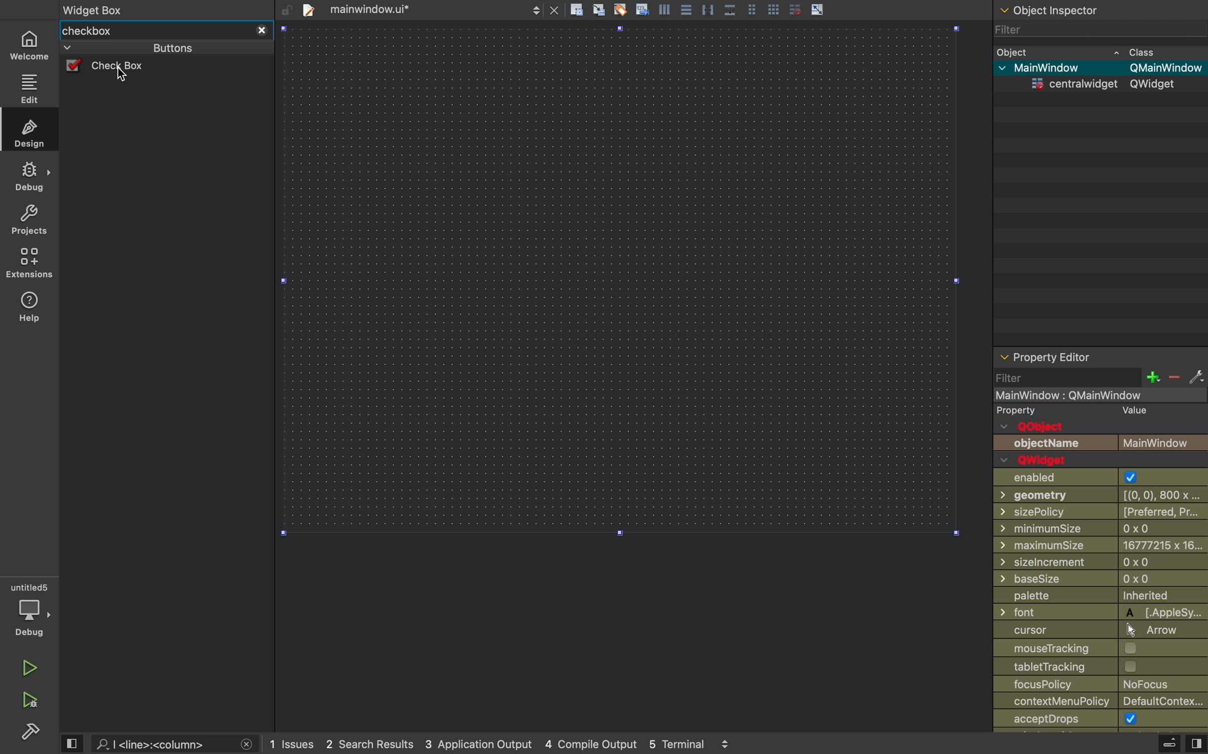  What do you see at coordinates (27, 220) in the screenshot?
I see `projects` at bounding box center [27, 220].